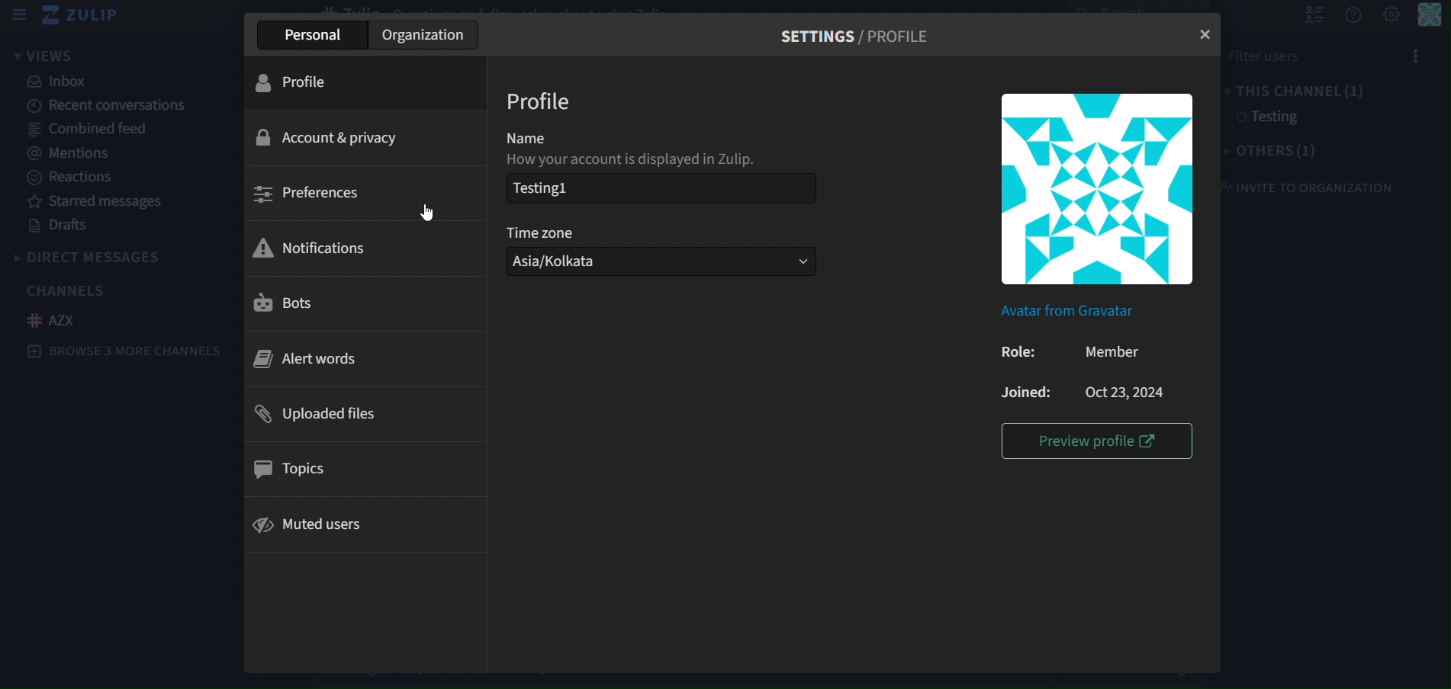 This screenshot has height=689, width=1451. Describe the element at coordinates (320, 411) in the screenshot. I see `uploaded files` at that location.